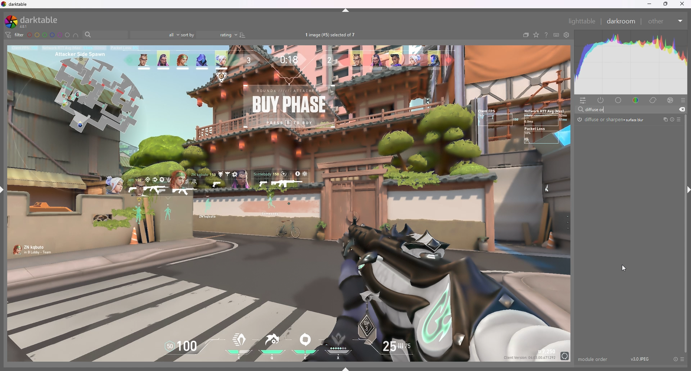 The width and height of the screenshot is (691, 371). What do you see at coordinates (105, 35) in the screenshot?
I see `filter by text` at bounding box center [105, 35].